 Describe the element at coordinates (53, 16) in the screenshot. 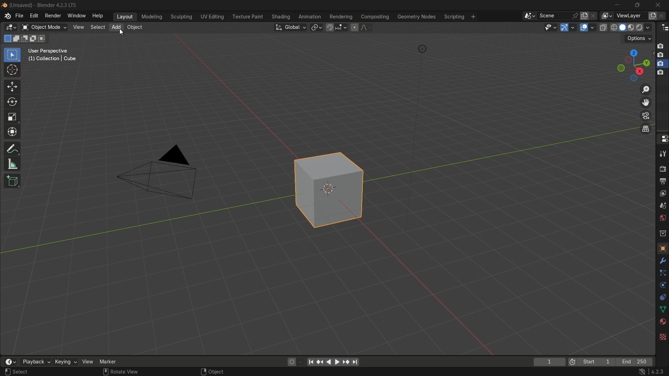

I see `render menu` at that location.